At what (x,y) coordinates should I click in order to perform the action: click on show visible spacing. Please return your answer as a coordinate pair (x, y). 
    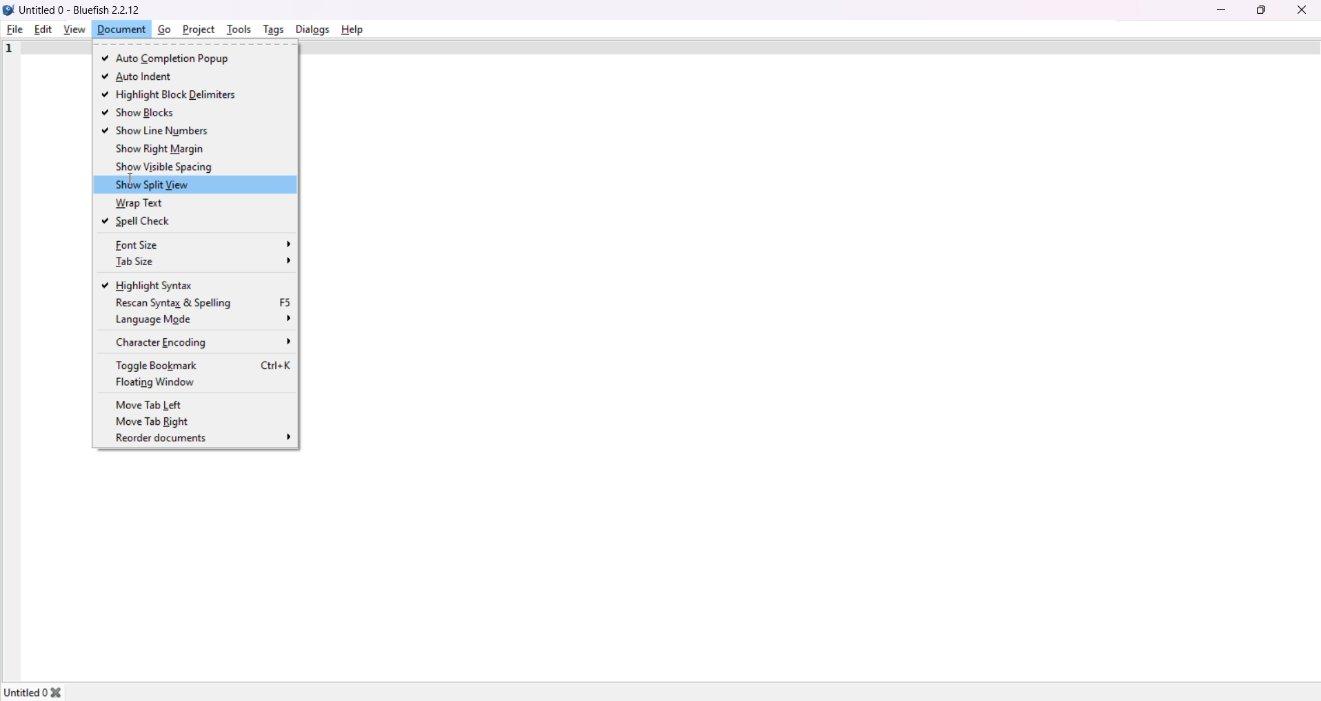
    Looking at the image, I should click on (165, 167).